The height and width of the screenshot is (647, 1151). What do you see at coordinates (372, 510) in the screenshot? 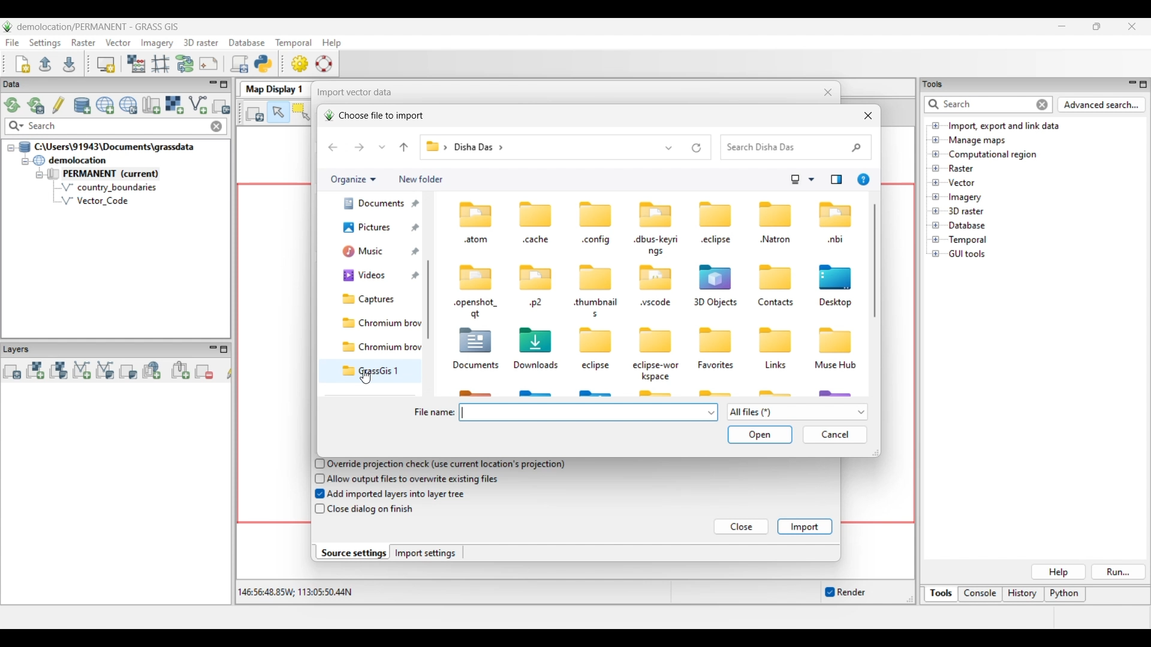
I see `Close dialog on finish` at bounding box center [372, 510].